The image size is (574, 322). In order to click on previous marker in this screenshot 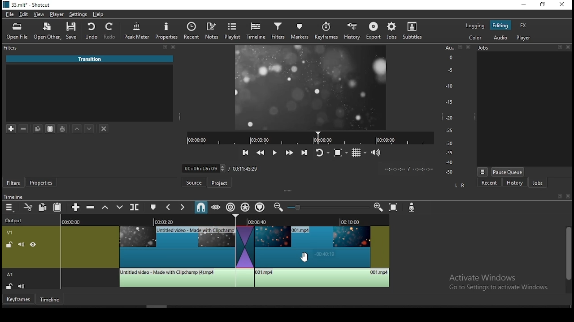, I will do `click(166, 207)`.